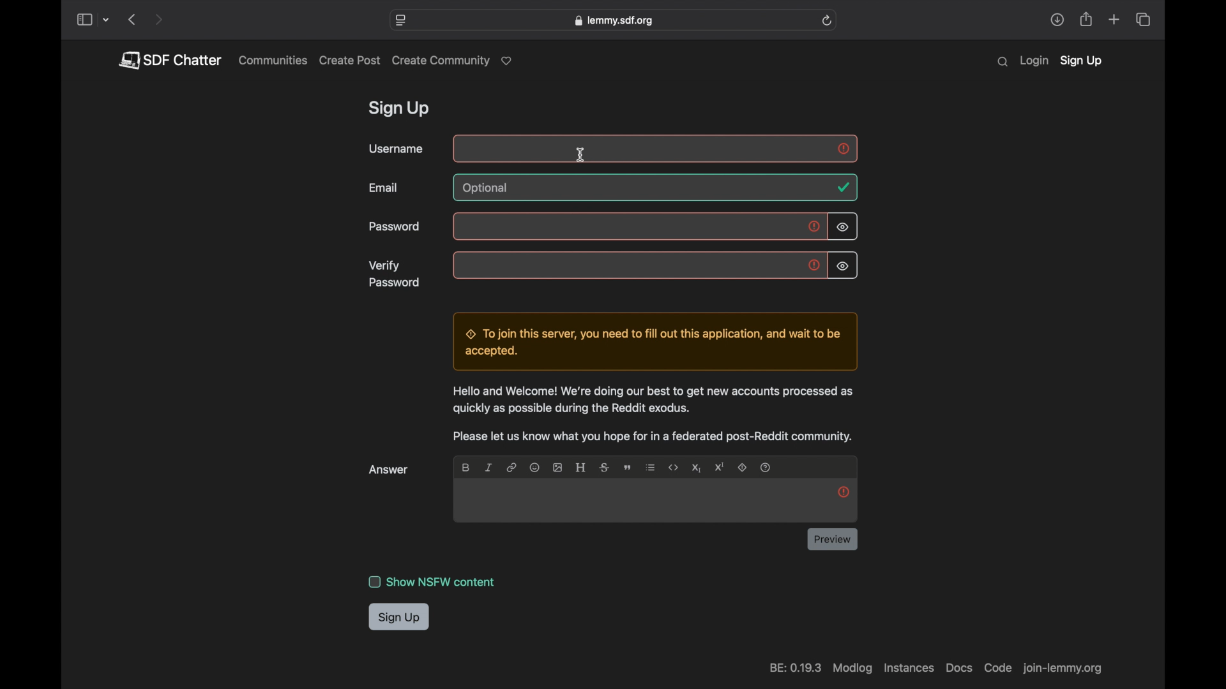  Describe the element at coordinates (488, 467) in the screenshot. I see `italic` at that location.